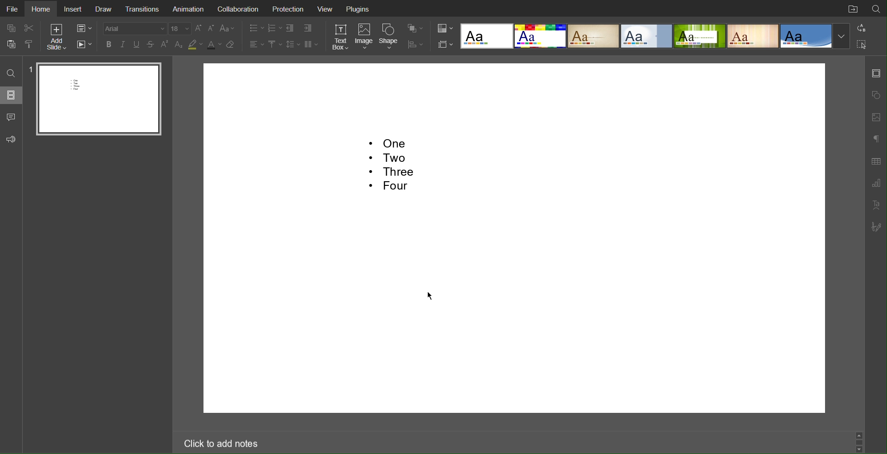 The height and width of the screenshot is (454, 887). What do you see at coordinates (83, 28) in the screenshot?
I see `Slide Settings` at bounding box center [83, 28].